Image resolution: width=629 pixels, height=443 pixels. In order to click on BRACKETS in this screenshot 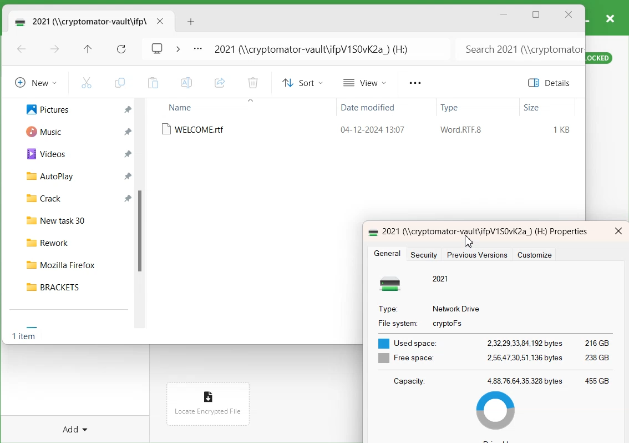, I will do `click(73, 286)`.